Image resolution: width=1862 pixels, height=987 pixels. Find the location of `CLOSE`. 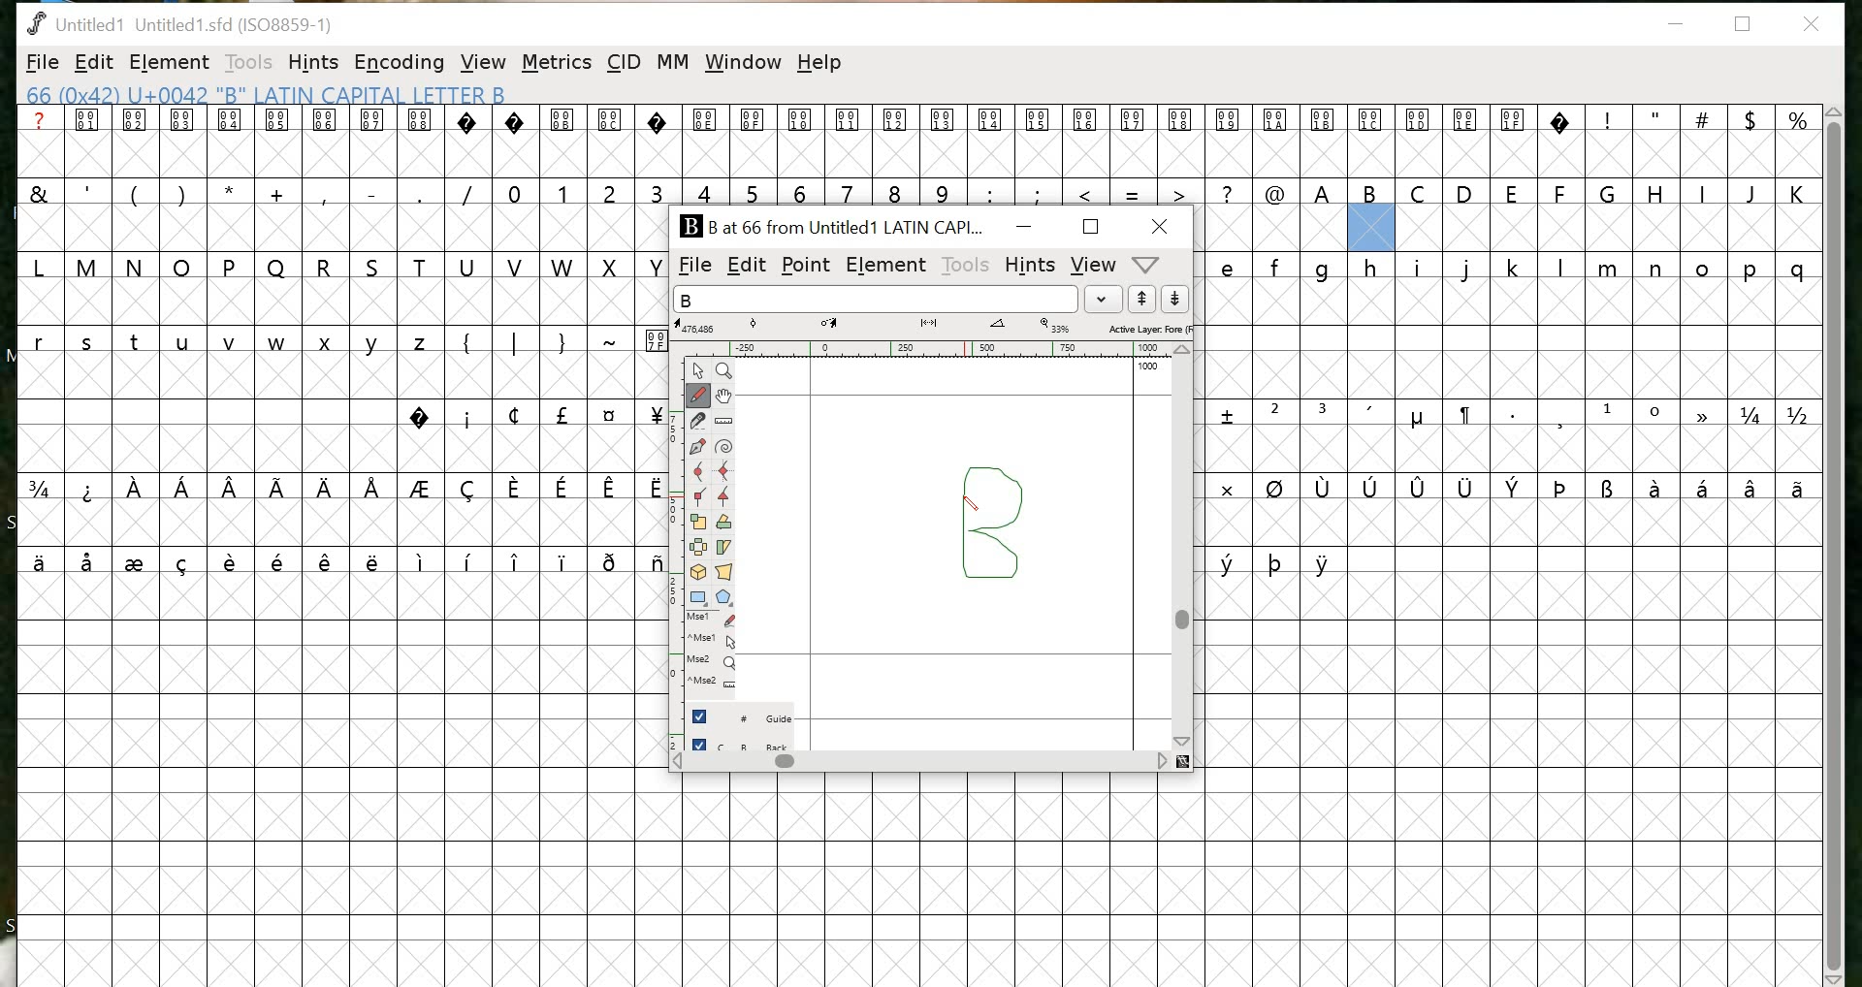

CLOSE is located at coordinates (1162, 226).